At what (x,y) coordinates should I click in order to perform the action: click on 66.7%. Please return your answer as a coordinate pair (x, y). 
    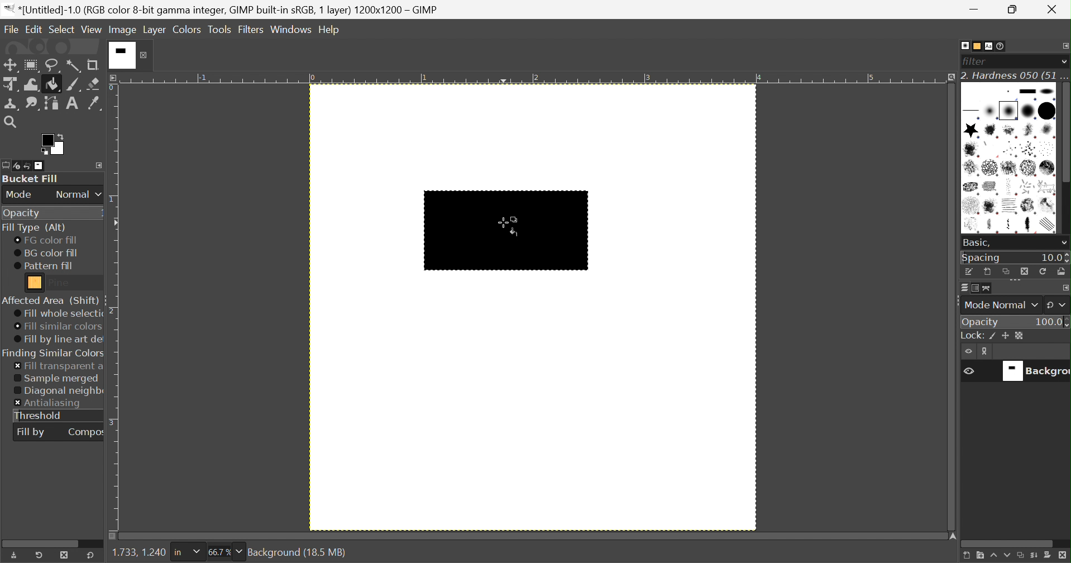
    Looking at the image, I should click on (219, 552).